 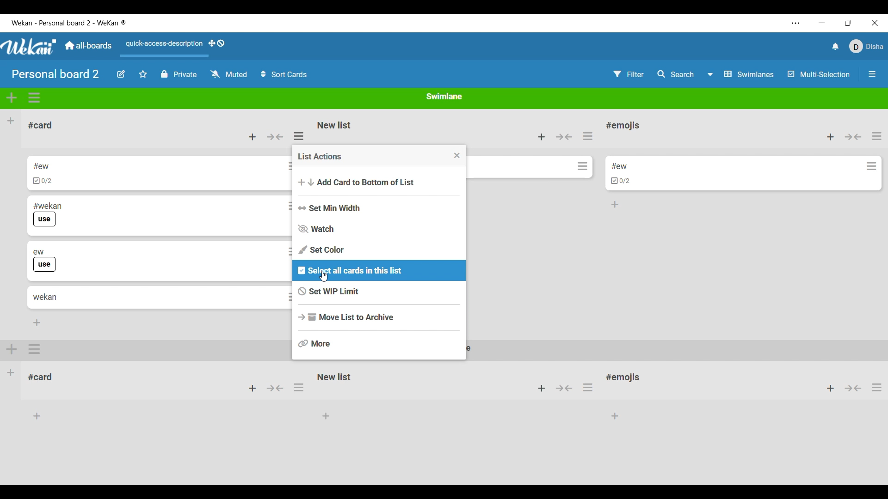 What do you see at coordinates (37, 323) in the screenshot?
I see `Add card to bottom of list` at bounding box center [37, 323].